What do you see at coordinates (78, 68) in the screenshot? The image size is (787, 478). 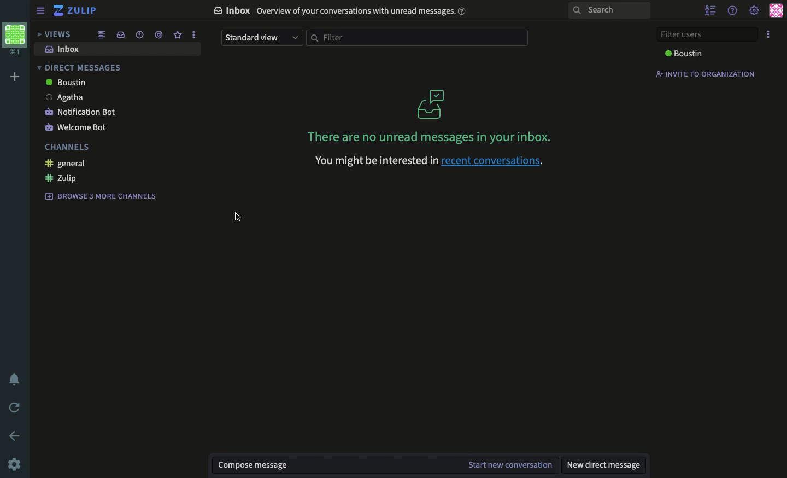 I see `direct messages` at bounding box center [78, 68].